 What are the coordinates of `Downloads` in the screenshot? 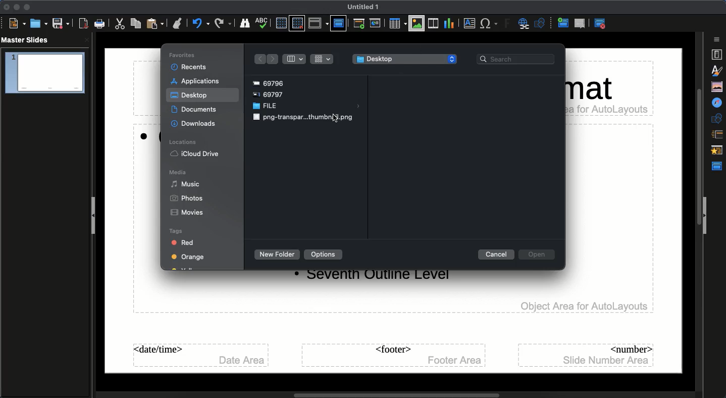 It's located at (194, 123).